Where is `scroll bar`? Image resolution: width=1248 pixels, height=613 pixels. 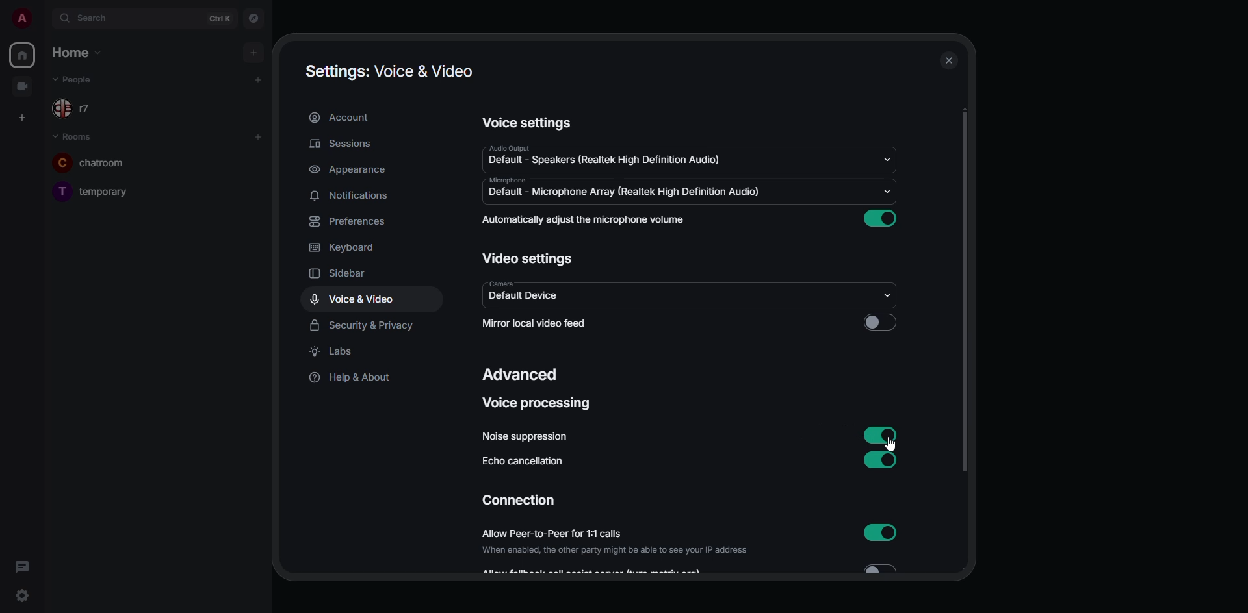
scroll bar is located at coordinates (964, 292).